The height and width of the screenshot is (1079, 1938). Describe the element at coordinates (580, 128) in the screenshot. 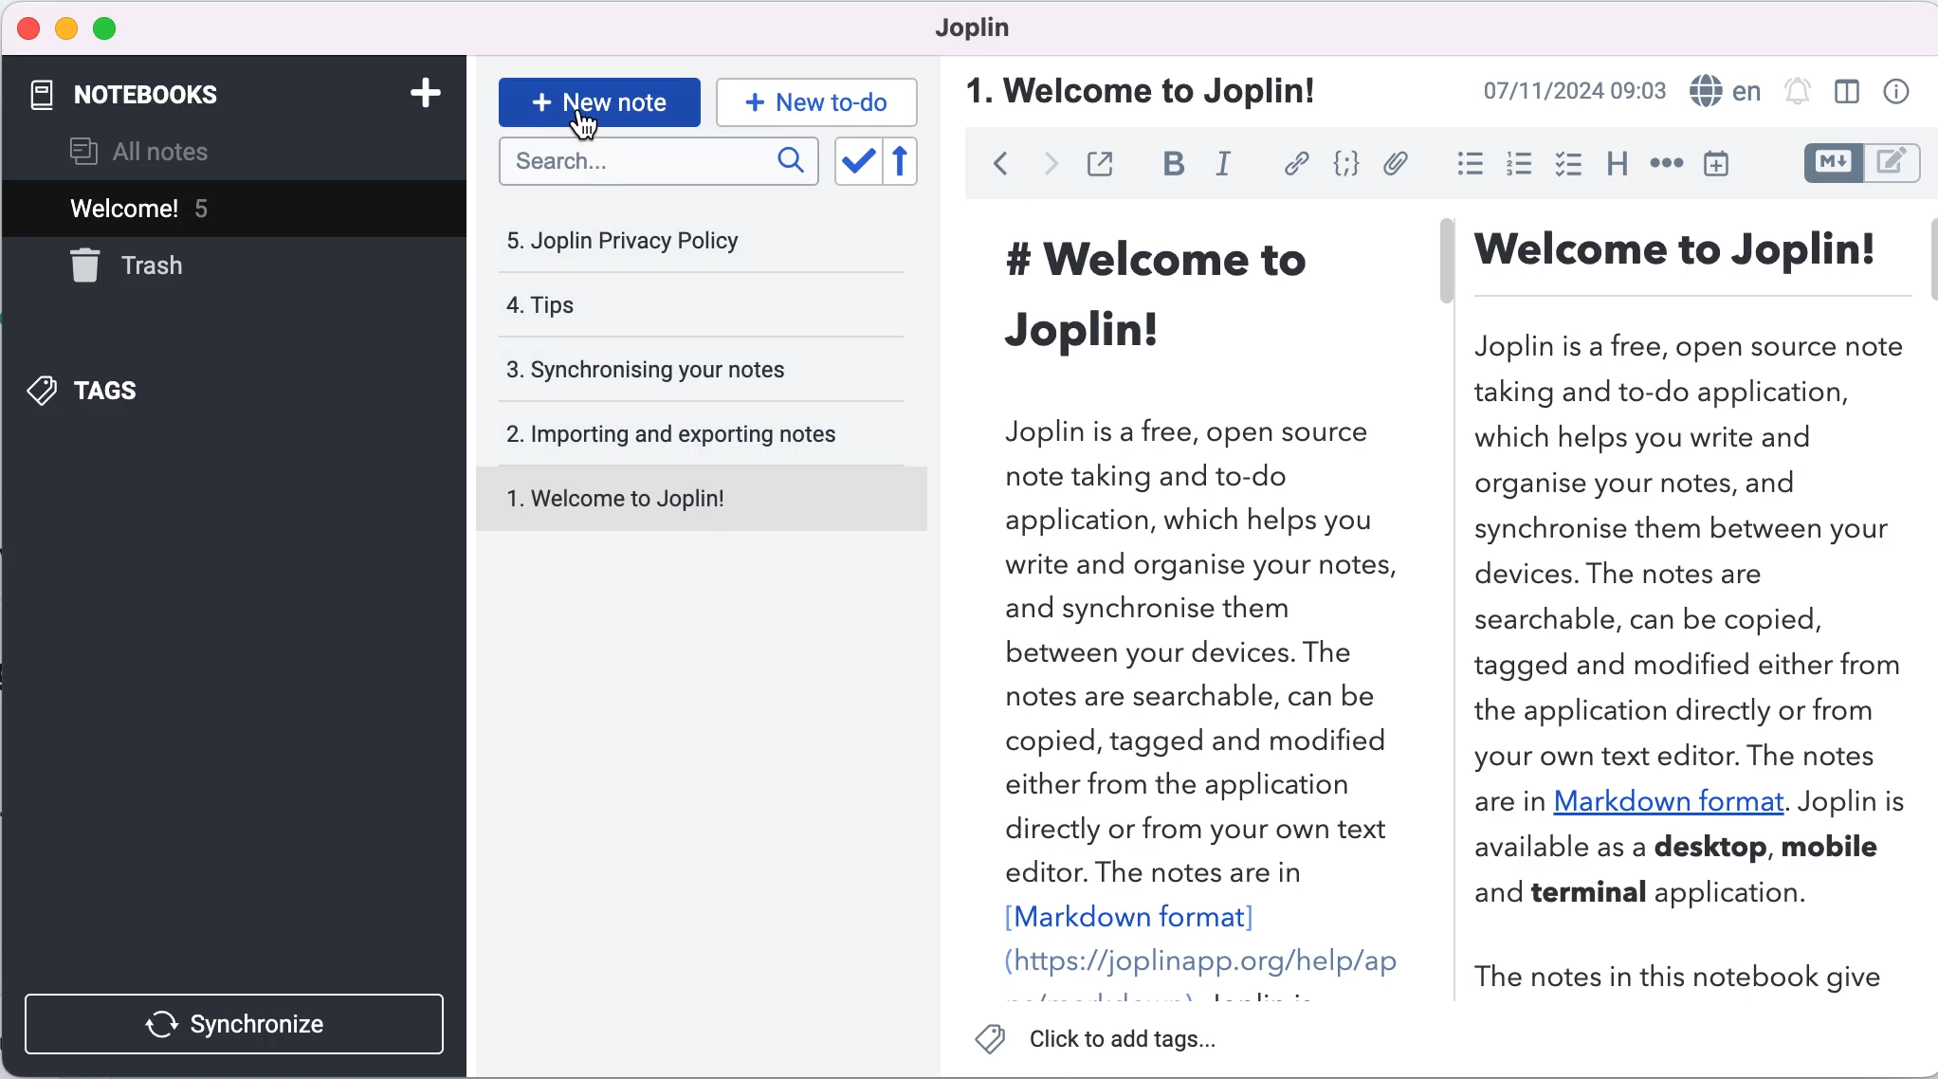

I see `cursor` at that location.